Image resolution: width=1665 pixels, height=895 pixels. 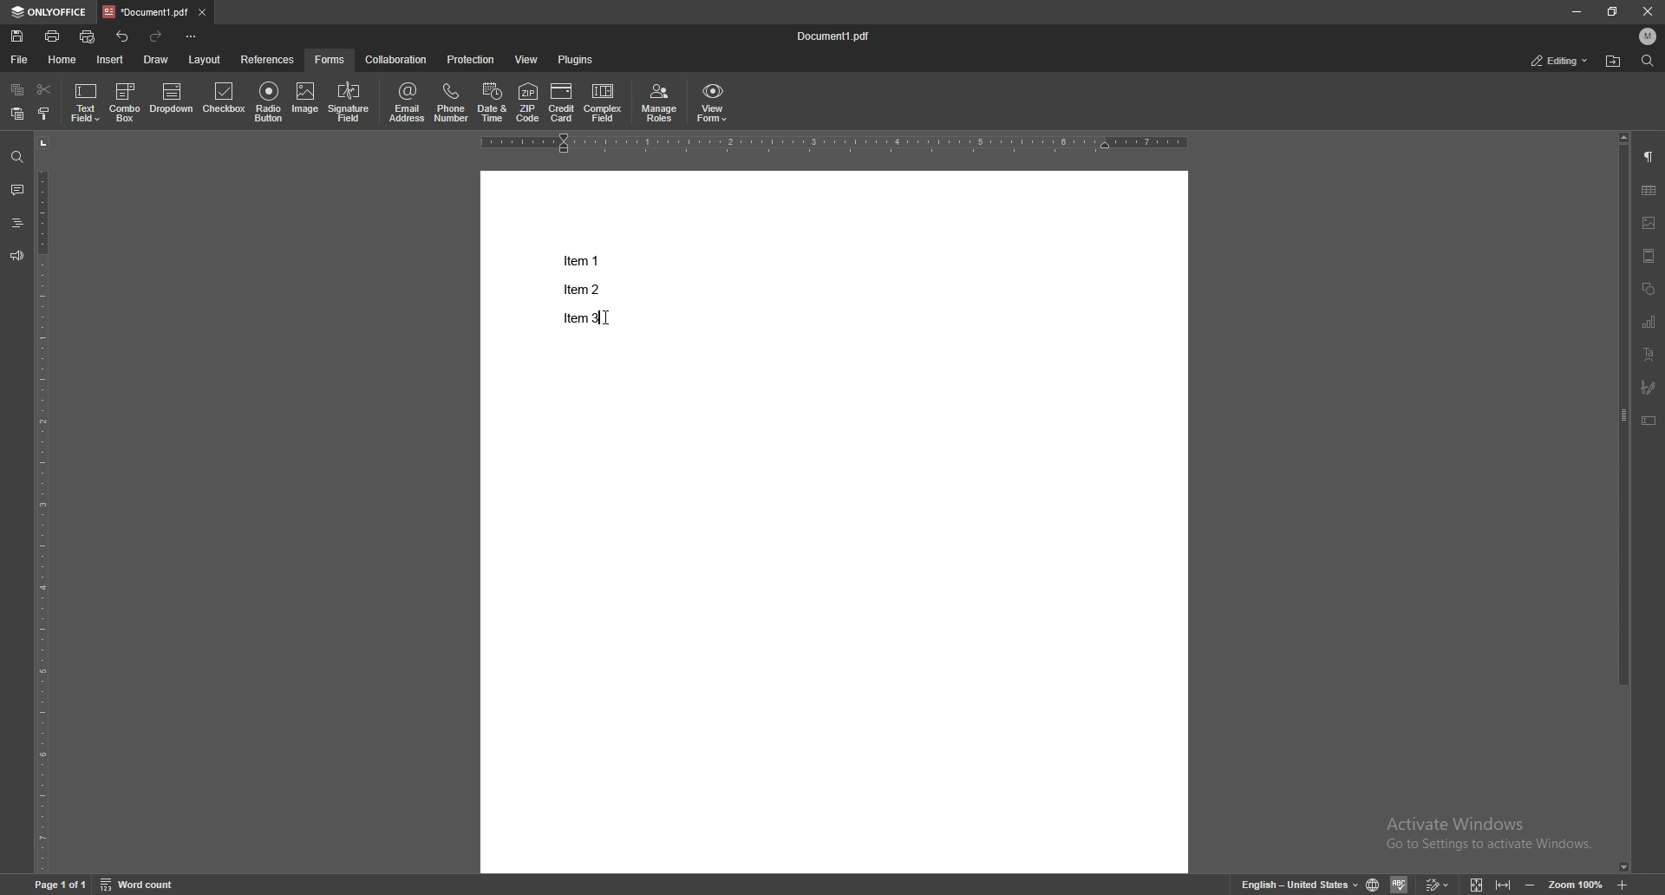 I want to click on radio button, so click(x=271, y=102).